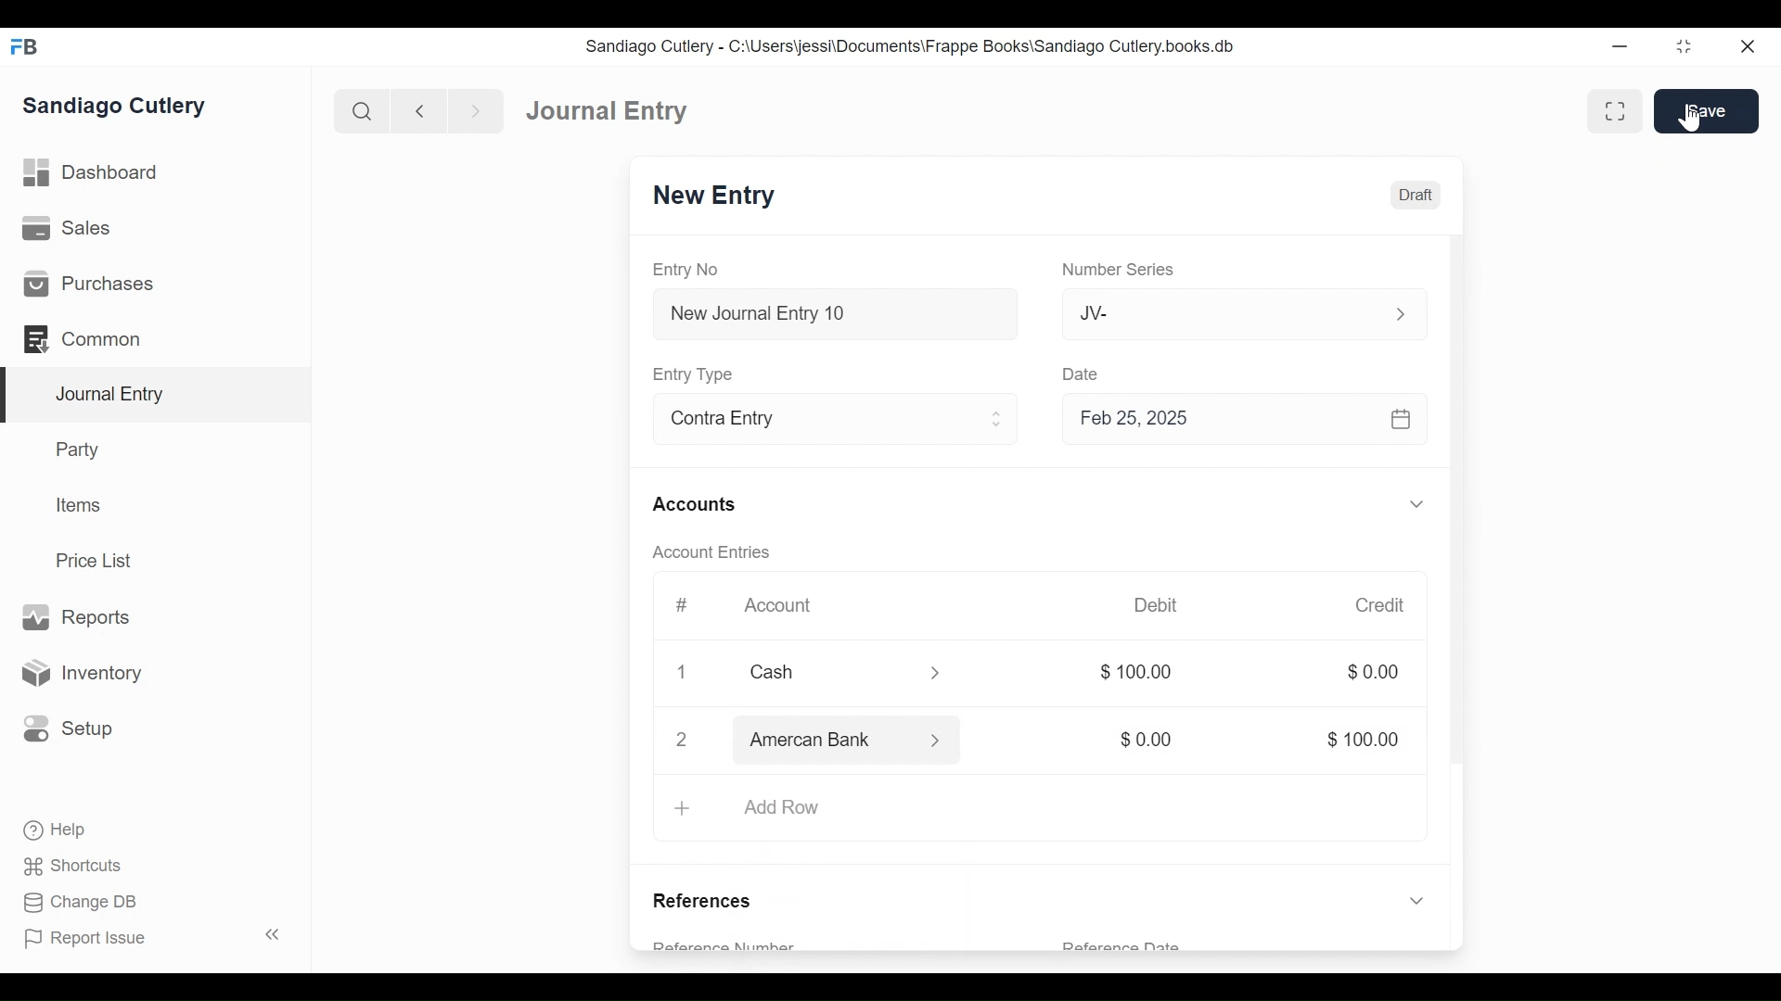  I want to click on Cash, so click(816, 674).